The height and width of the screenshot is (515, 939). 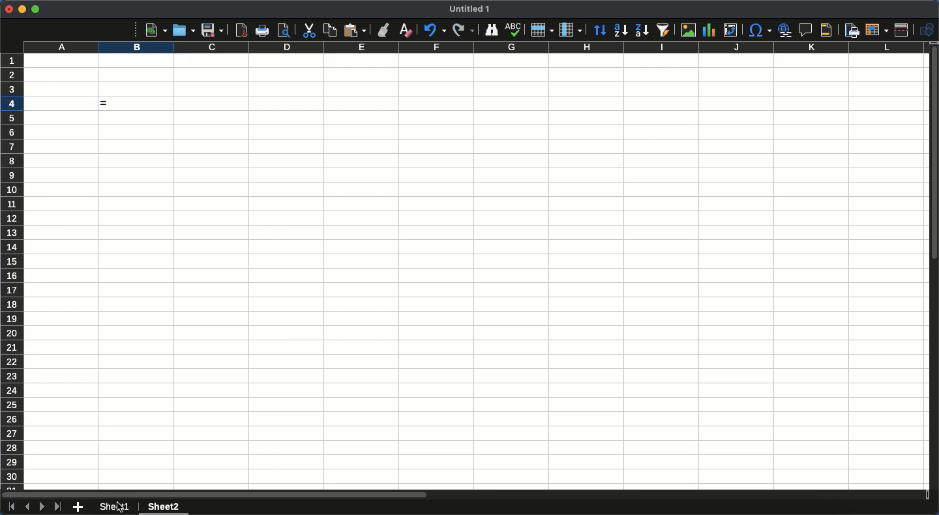 I want to click on Special characters, so click(x=759, y=30).